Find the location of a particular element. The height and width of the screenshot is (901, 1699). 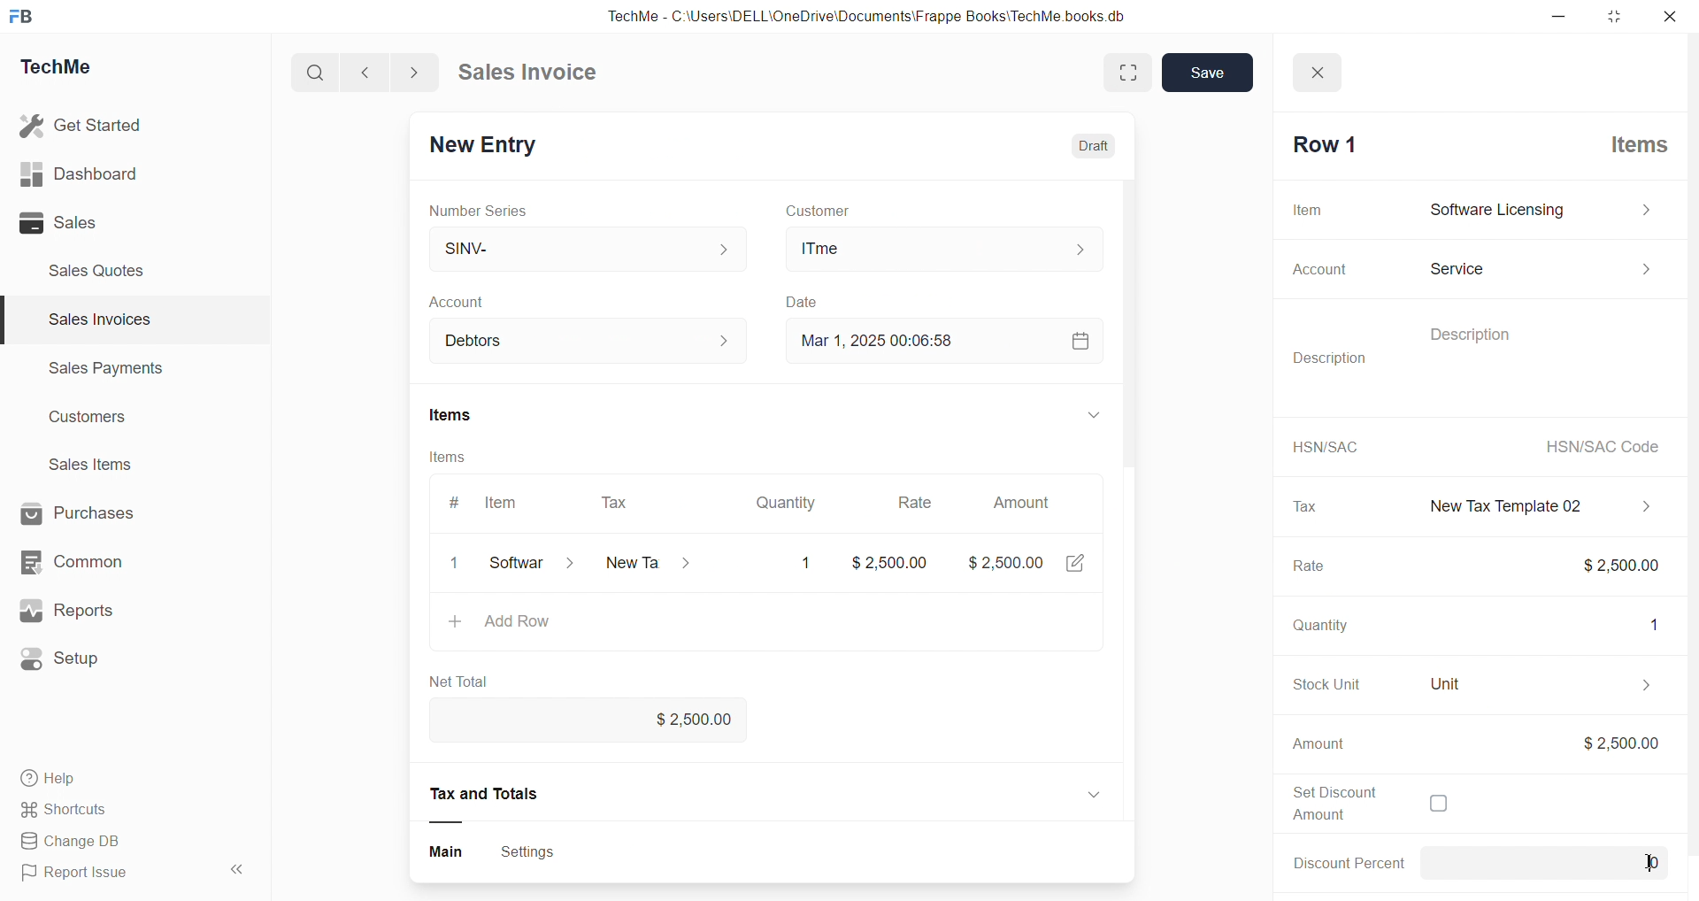

Account is located at coordinates (467, 299).